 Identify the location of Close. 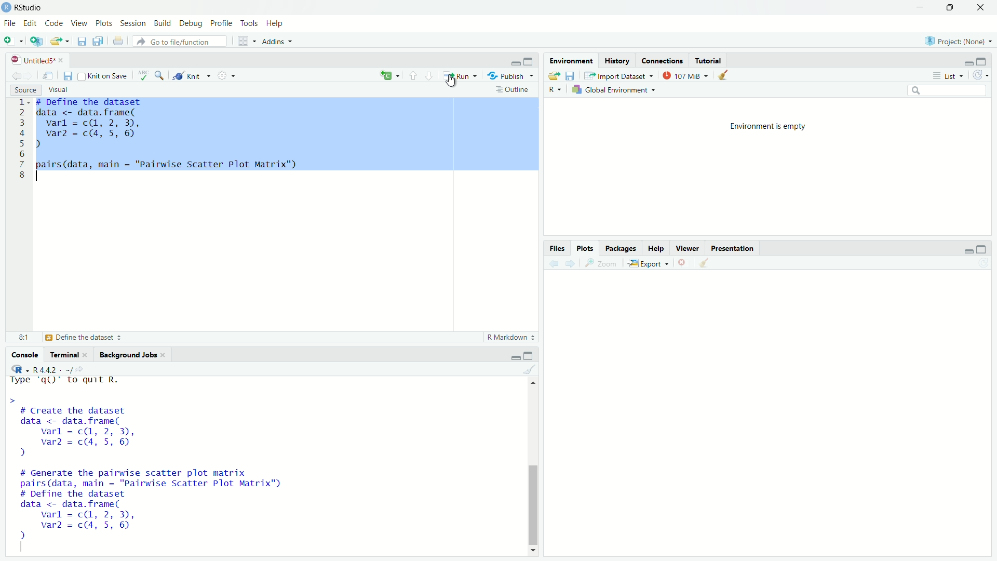
(982, 7).